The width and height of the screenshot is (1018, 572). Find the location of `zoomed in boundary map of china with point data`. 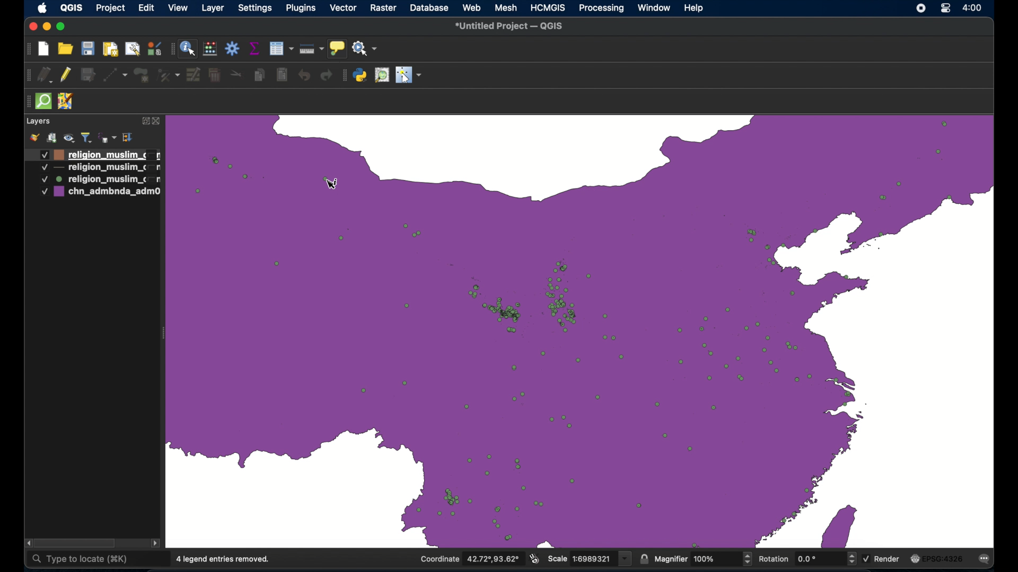

zoomed in boundary map of china with point data is located at coordinates (581, 329).